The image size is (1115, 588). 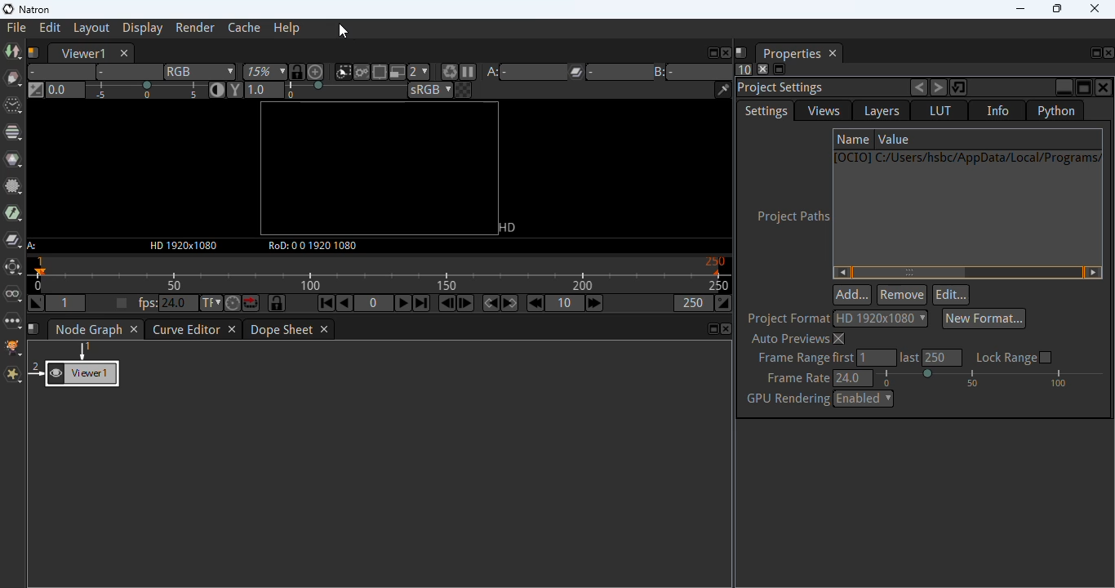 I want to click on new format, so click(x=987, y=318).